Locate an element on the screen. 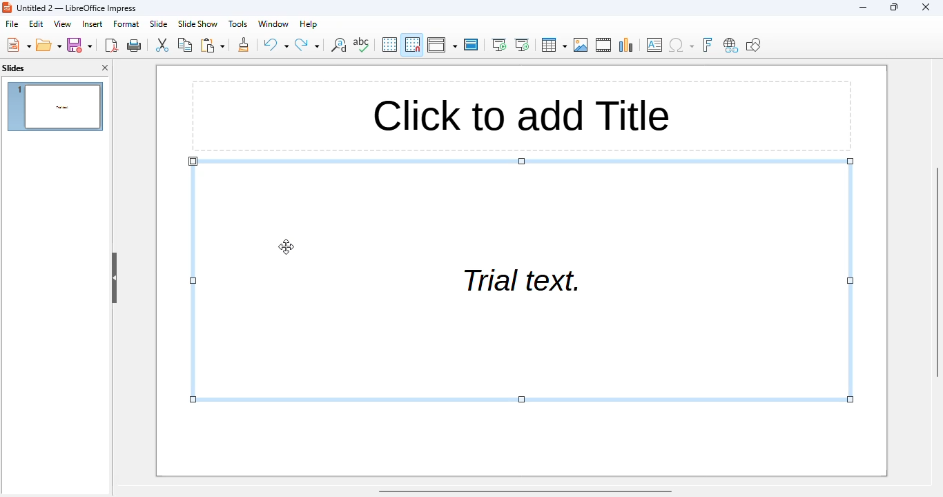 This screenshot has height=497, width=943. table is located at coordinates (554, 44).